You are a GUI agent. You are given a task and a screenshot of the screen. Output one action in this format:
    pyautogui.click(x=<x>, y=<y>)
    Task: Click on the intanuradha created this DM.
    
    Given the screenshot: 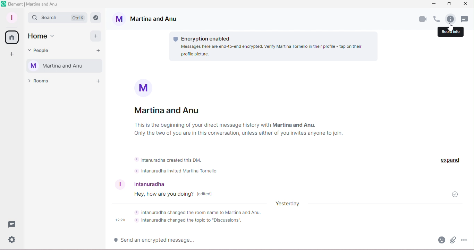 What is the action you would take?
    pyautogui.click(x=169, y=159)
    